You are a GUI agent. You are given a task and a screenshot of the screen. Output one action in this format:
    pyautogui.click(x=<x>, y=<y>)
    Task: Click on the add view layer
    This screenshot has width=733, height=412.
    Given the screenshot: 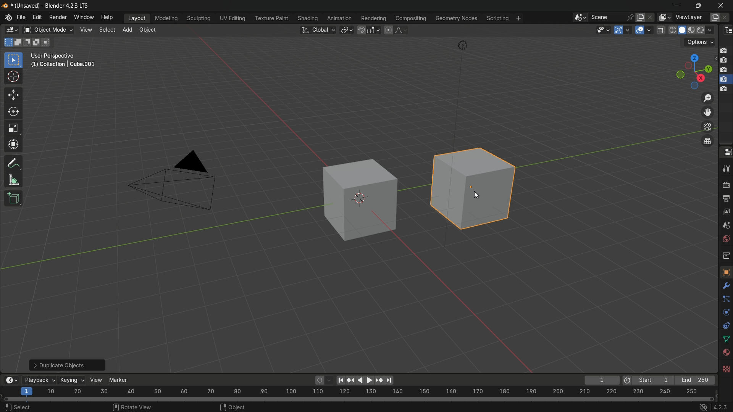 What is the action you would take?
    pyautogui.click(x=715, y=16)
    